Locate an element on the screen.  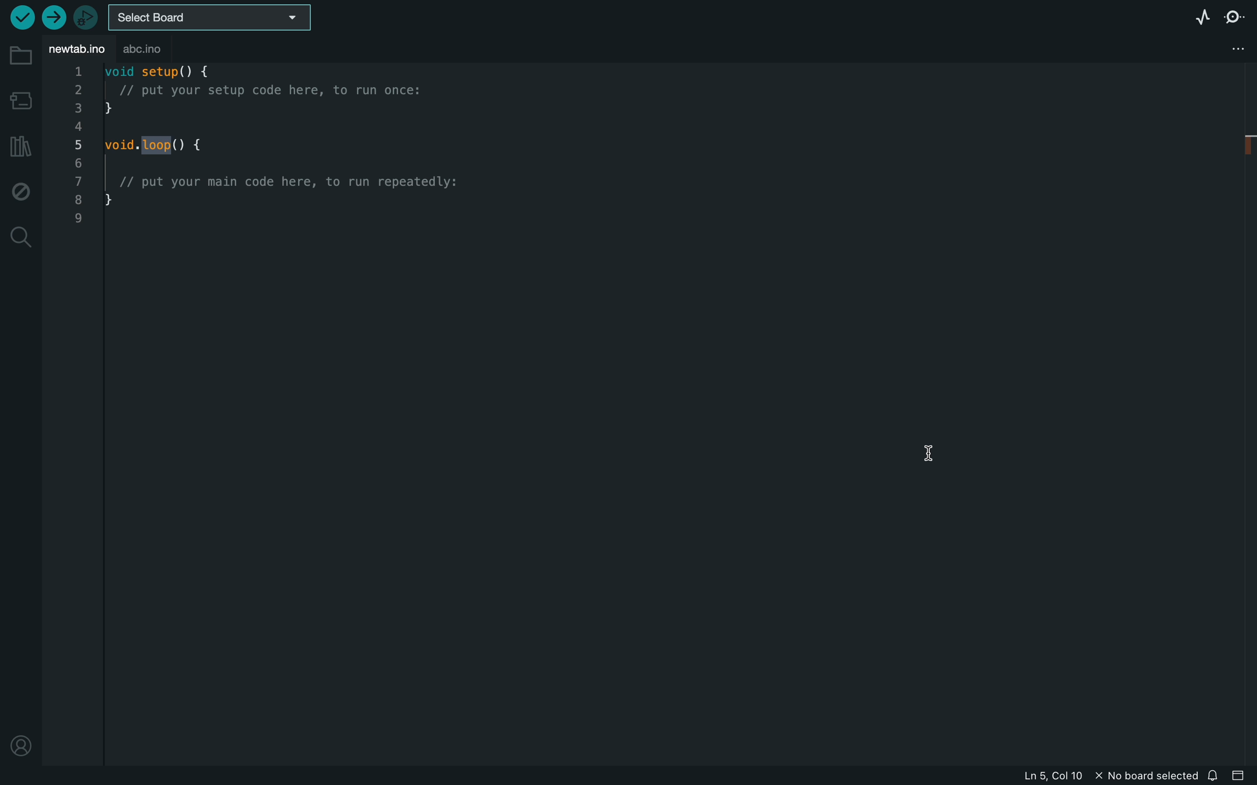
folder is located at coordinates (20, 57).